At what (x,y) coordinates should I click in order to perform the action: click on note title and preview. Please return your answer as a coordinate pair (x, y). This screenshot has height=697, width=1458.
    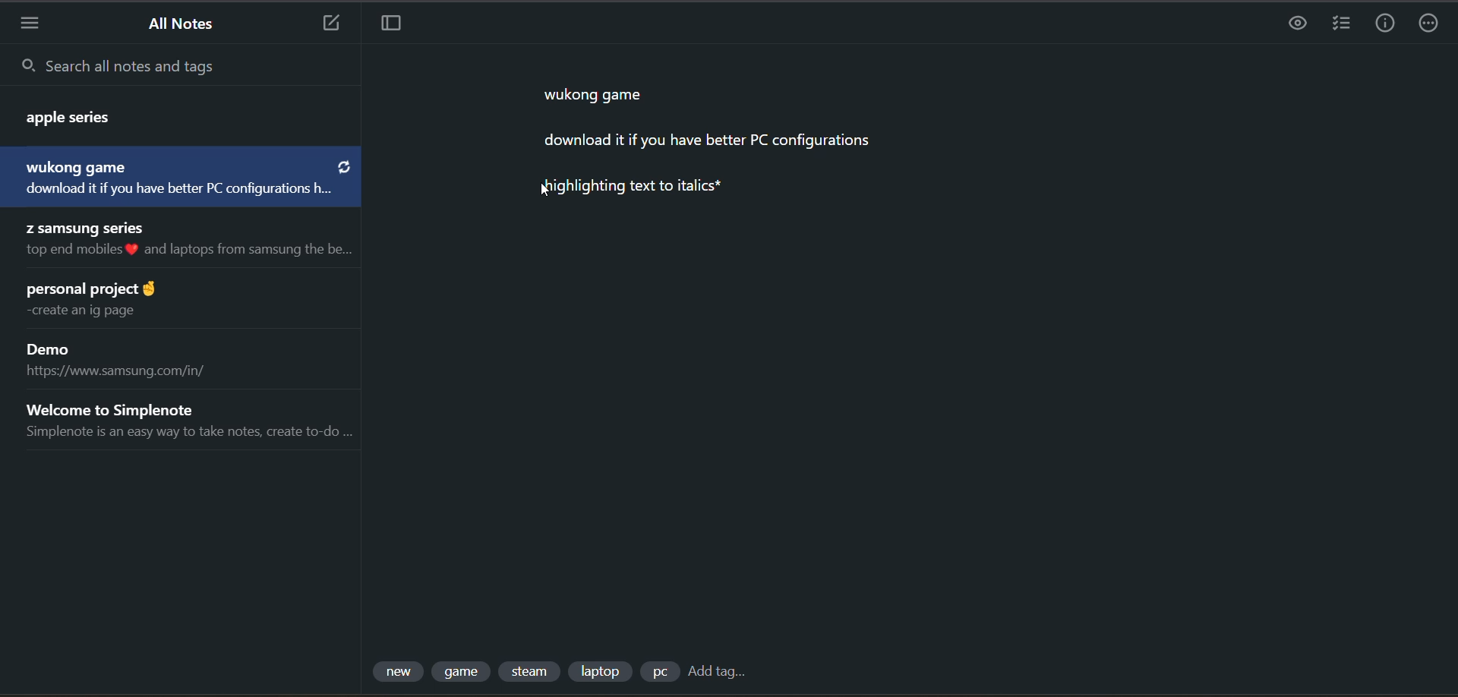
    Looking at the image, I should click on (177, 176).